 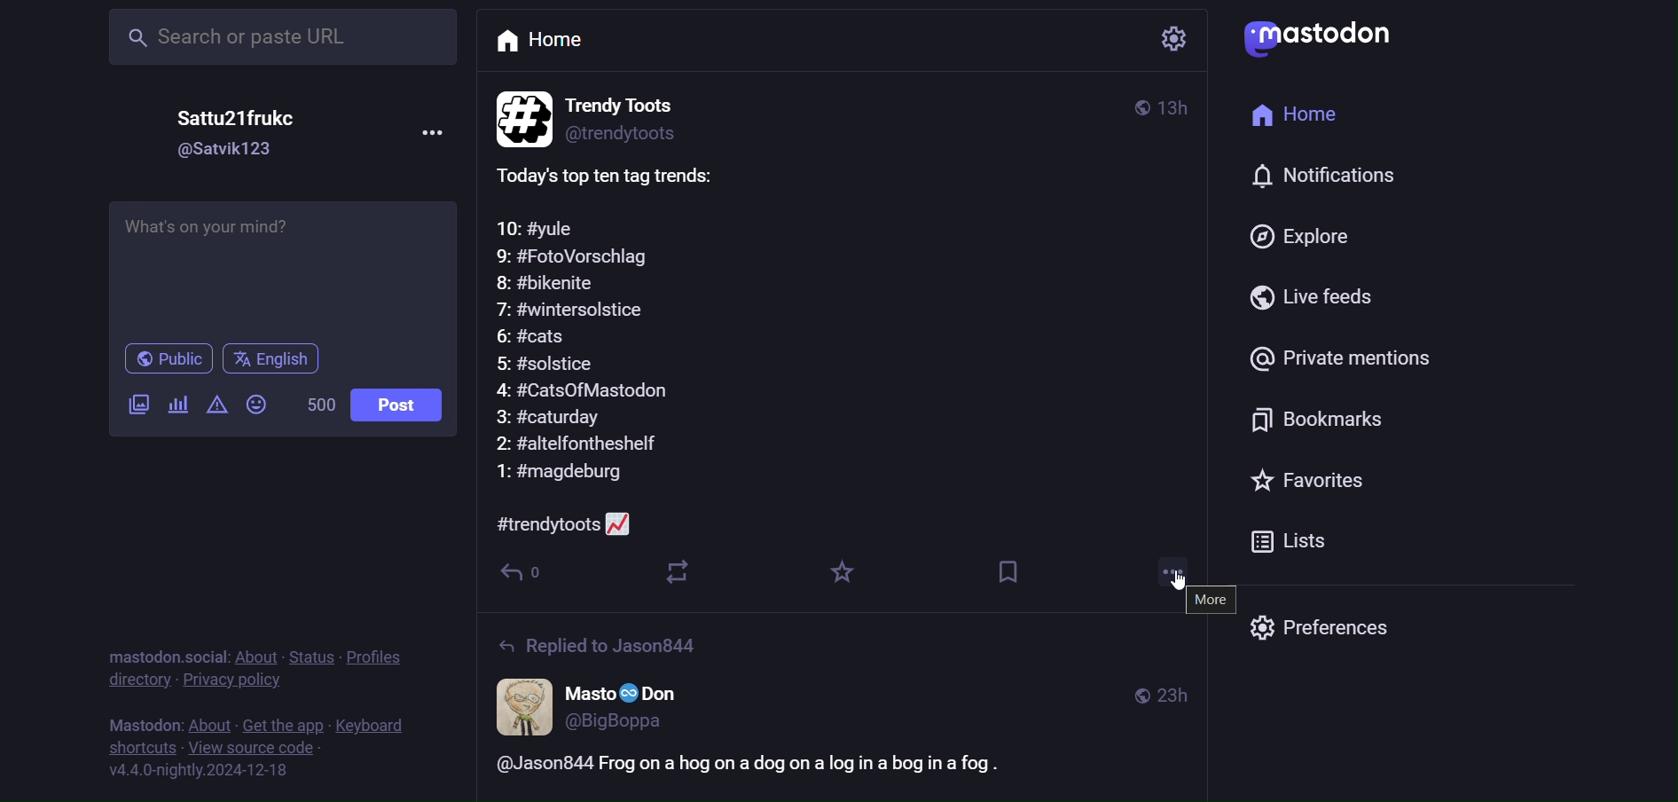 I want to click on global post, so click(x=1132, y=105).